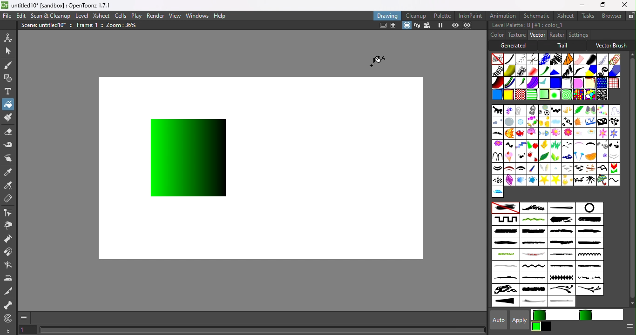 This screenshot has width=636, height=335. What do you see at coordinates (533, 232) in the screenshot?
I see `large_brush4` at bounding box center [533, 232].